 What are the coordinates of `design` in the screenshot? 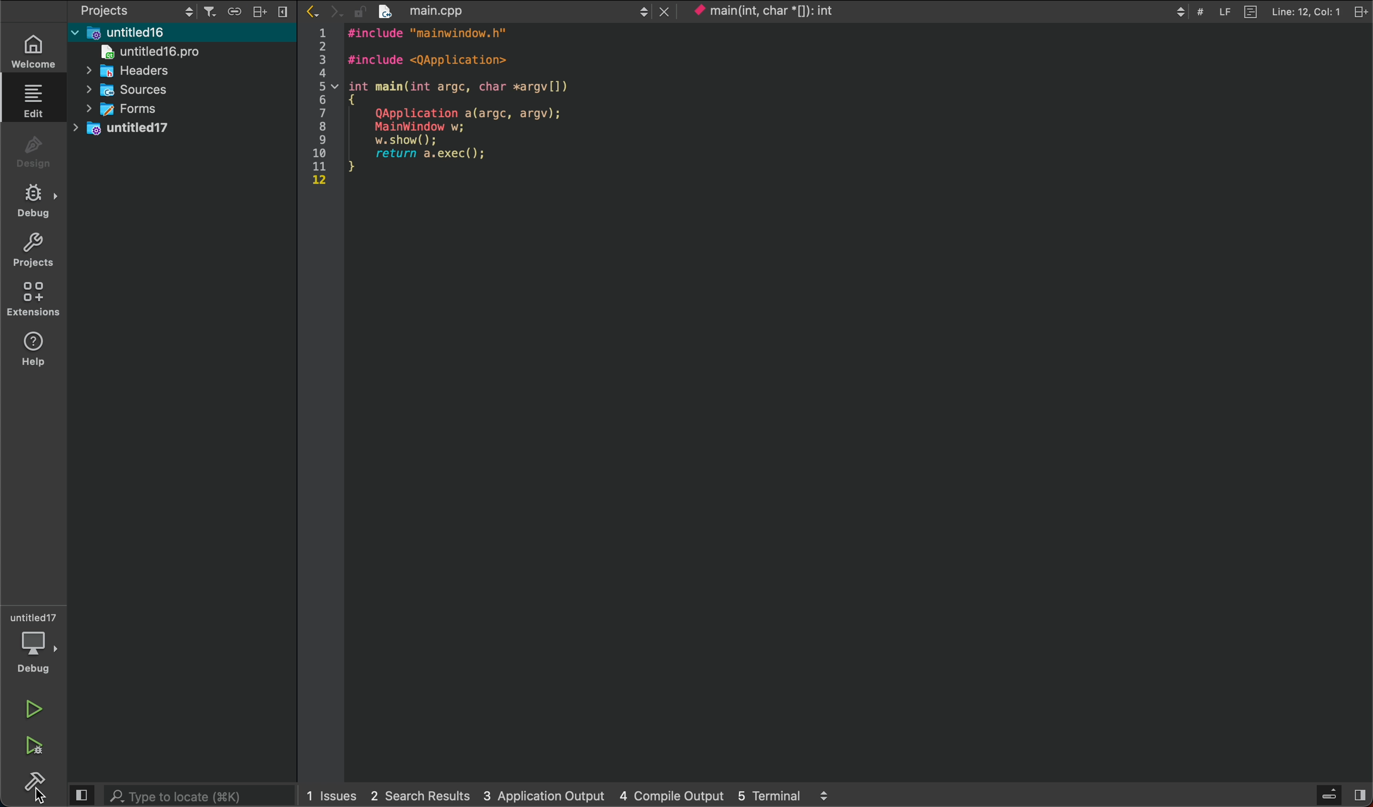 It's located at (31, 151).